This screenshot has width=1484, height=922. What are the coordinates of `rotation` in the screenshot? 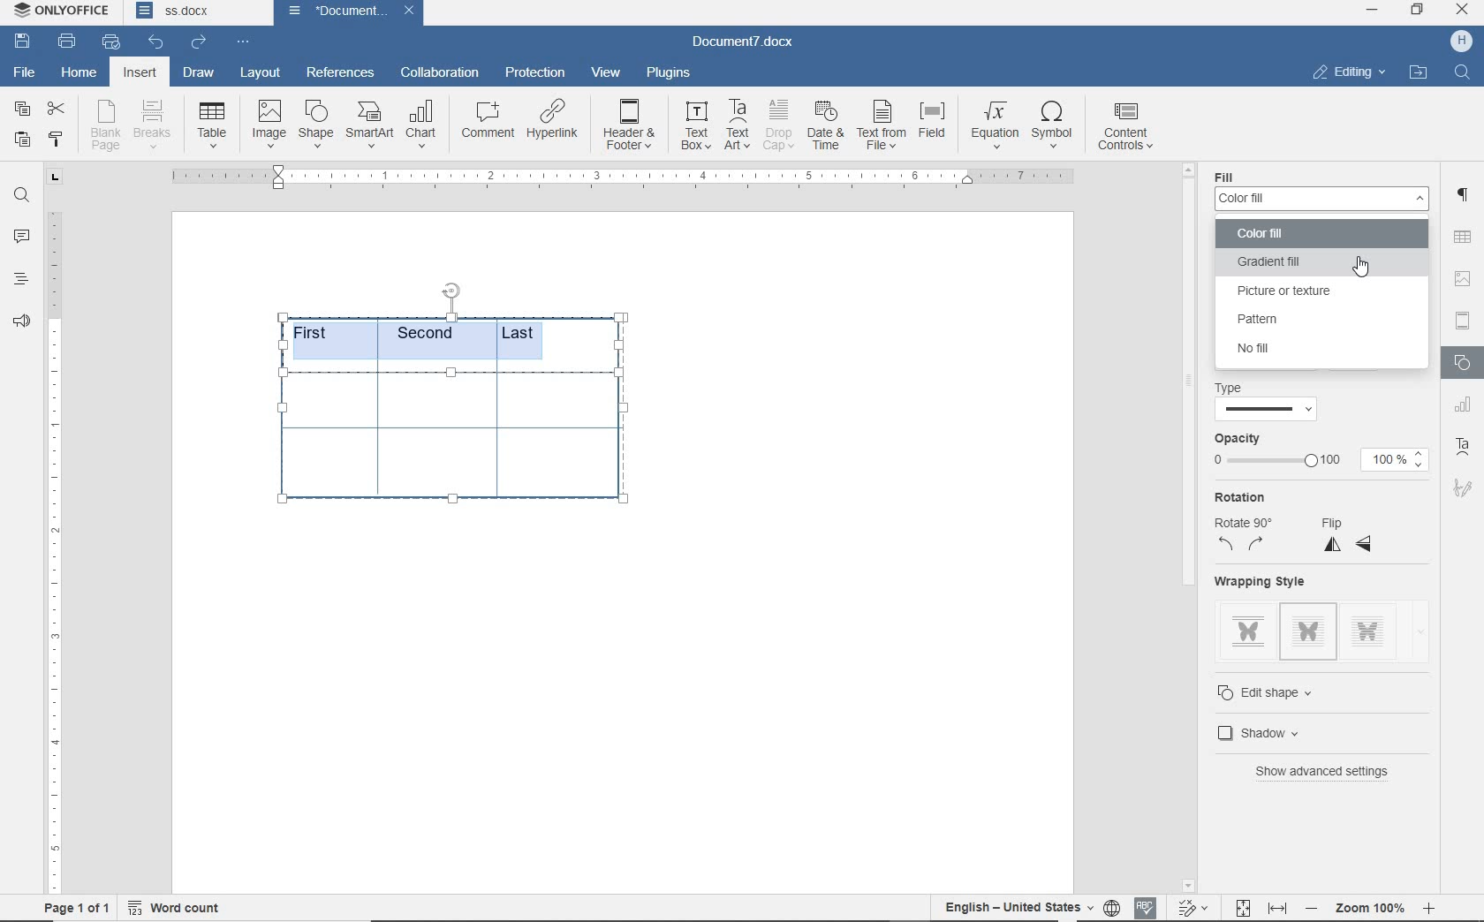 It's located at (1246, 498).